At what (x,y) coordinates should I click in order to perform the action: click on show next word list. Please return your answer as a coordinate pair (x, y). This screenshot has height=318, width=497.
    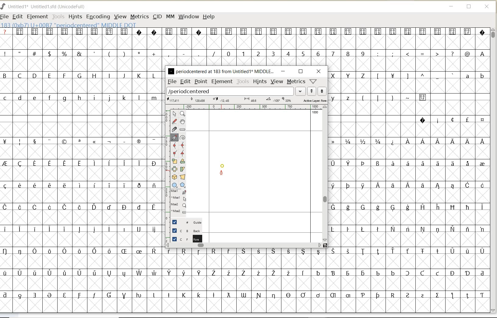
    Looking at the image, I should click on (323, 91).